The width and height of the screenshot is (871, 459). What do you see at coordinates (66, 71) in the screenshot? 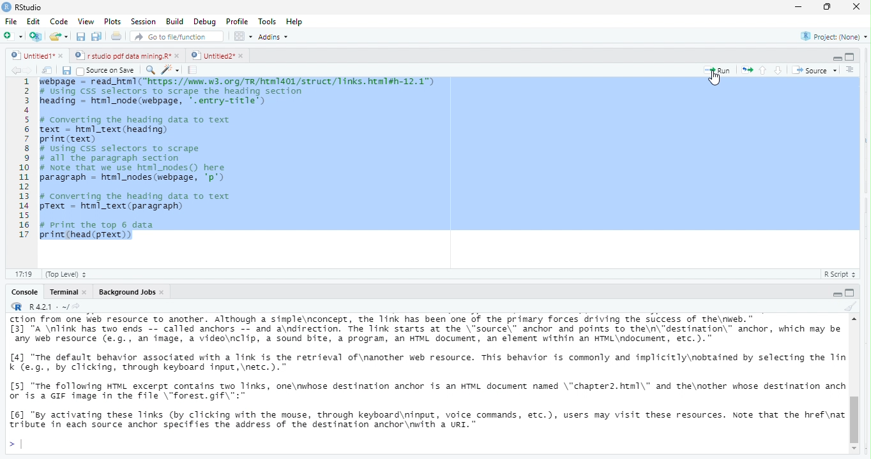
I see `save current document` at bounding box center [66, 71].